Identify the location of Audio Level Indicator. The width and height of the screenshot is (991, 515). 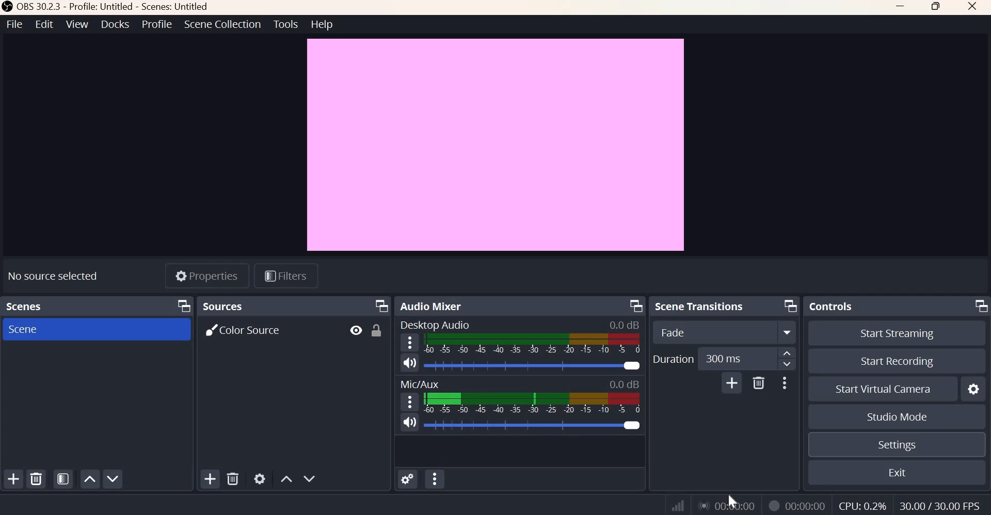
(624, 383).